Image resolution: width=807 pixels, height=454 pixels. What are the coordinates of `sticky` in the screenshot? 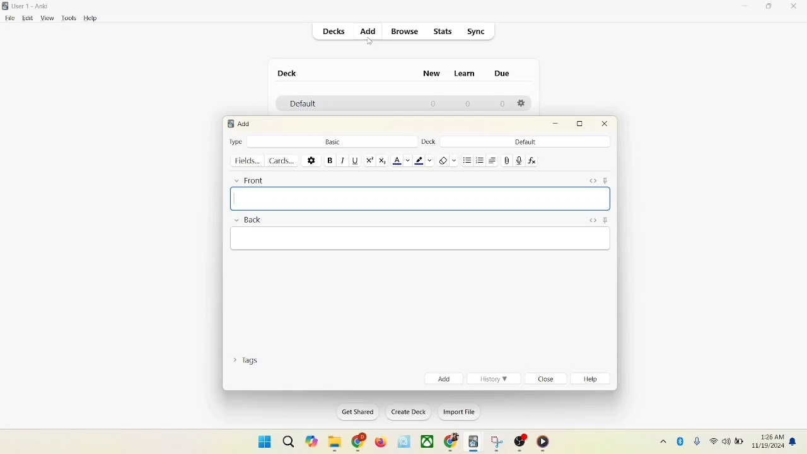 It's located at (605, 221).